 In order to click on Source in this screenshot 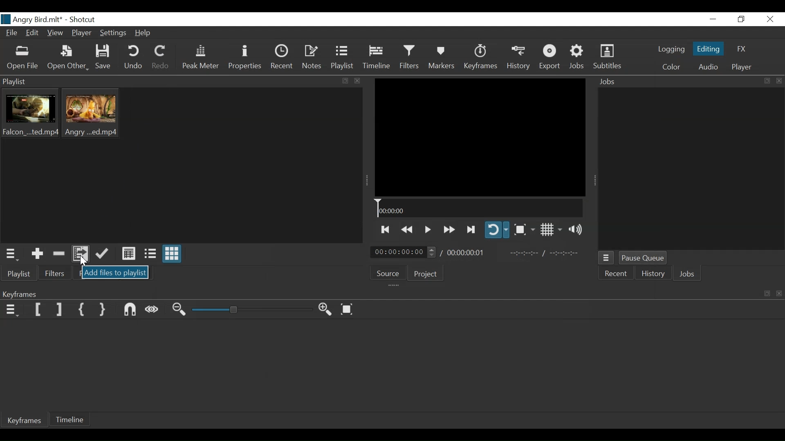, I will do `click(391, 273)`.